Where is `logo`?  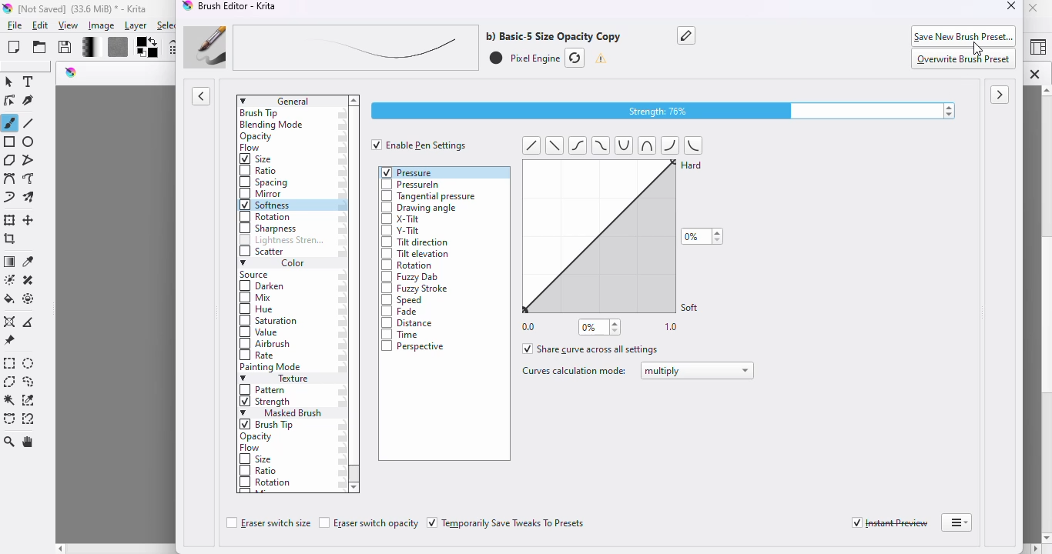 logo is located at coordinates (72, 72).